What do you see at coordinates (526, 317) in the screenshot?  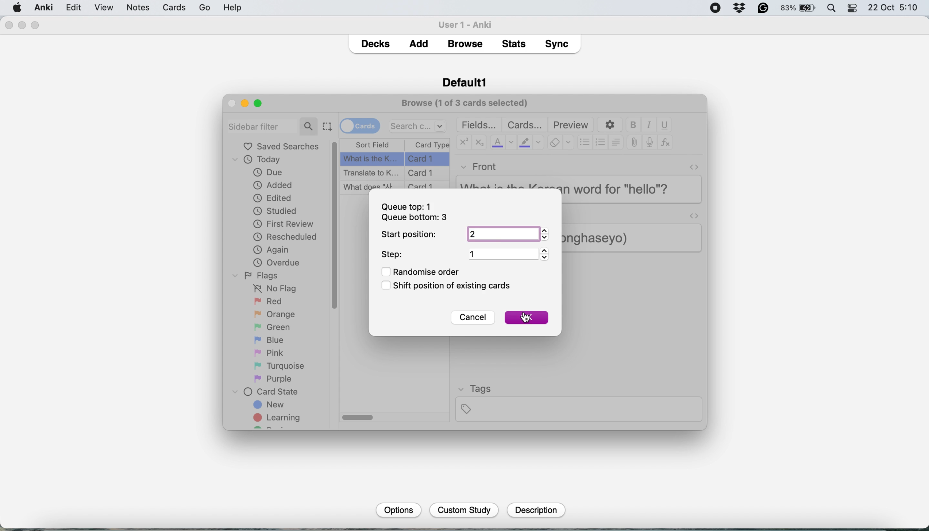 I see `ok` at bounding box center [526, 317].